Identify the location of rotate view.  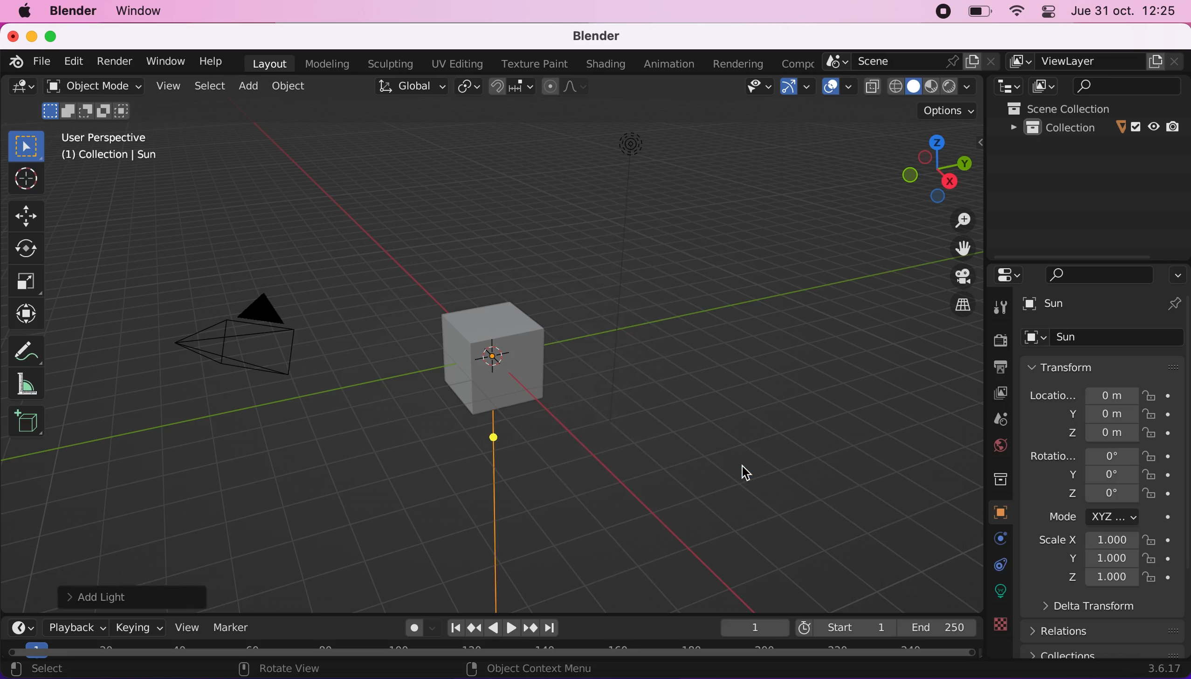
(295, 669).